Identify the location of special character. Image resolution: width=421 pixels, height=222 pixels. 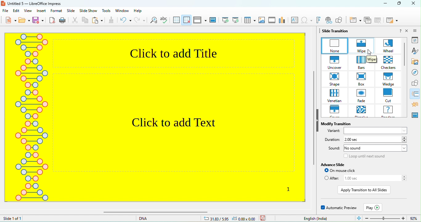
(307, 20).